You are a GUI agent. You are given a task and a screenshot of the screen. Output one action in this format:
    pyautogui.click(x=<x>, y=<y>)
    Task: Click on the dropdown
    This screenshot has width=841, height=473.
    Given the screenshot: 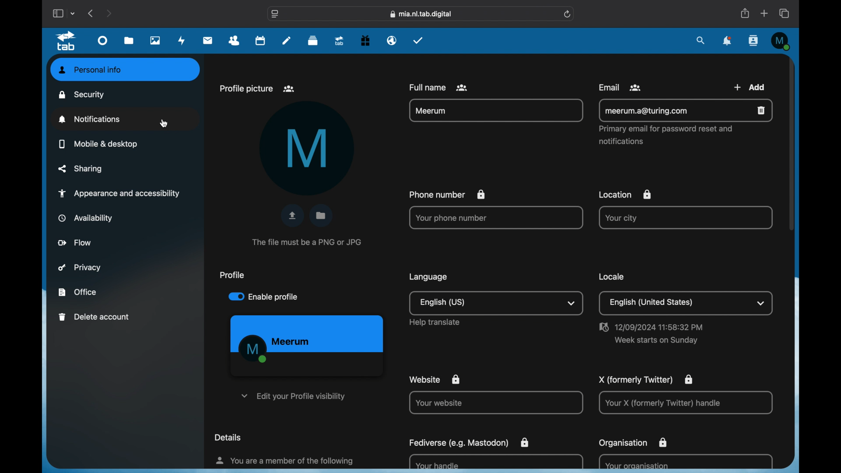 What is the action you would take?
    pyautogui.click(x=761, y=303)
    